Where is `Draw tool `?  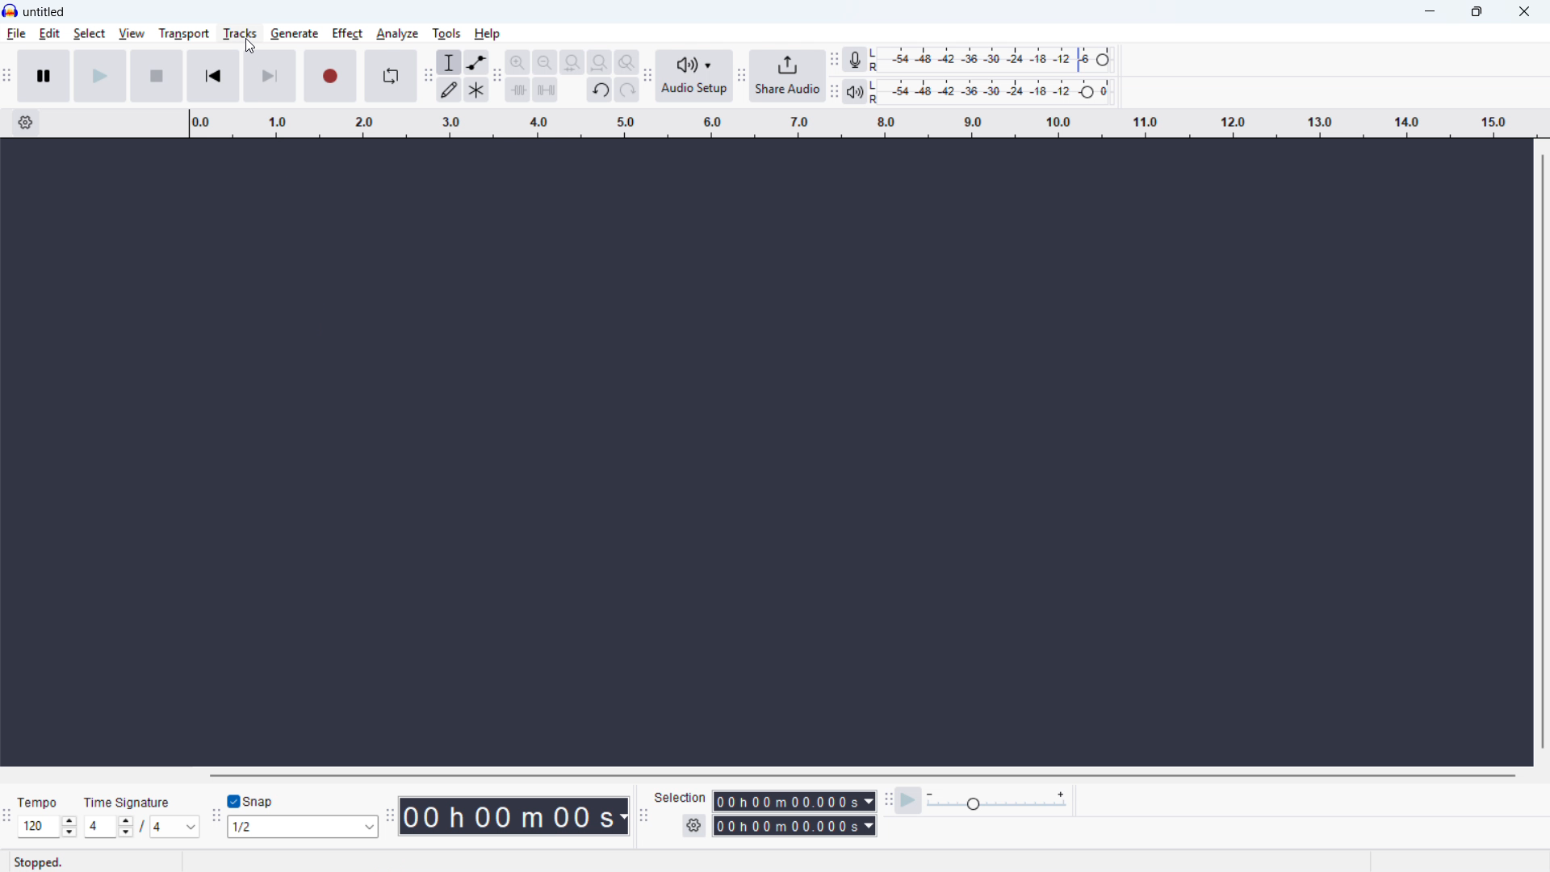
Draw tool  is located at coordinates (450, 89).